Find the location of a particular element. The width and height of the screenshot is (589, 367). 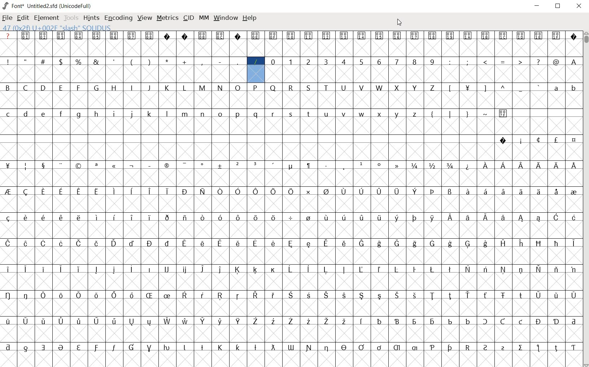

CID is located at coordinates (188, 18).